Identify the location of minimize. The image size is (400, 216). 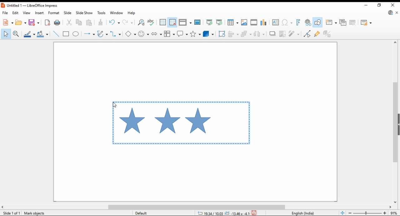
(367, 5).